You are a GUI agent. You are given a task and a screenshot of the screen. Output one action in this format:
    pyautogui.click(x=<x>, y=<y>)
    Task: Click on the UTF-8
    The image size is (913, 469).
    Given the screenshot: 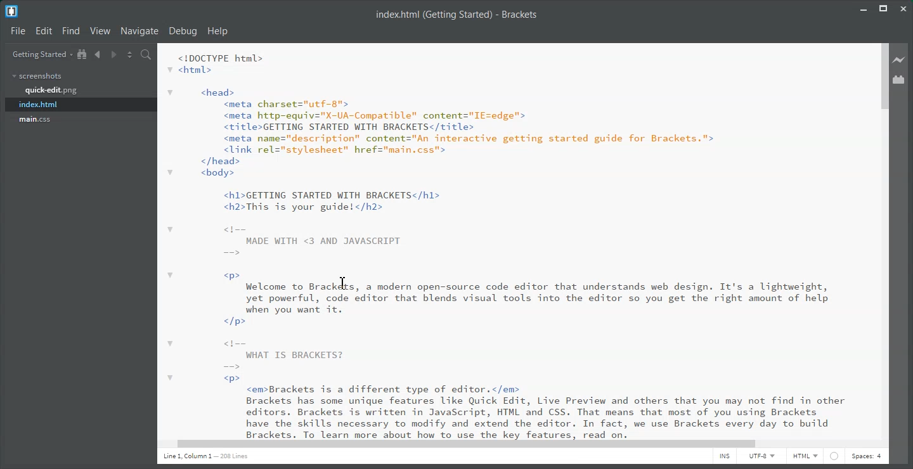 What is the action you would take?
    pyautogui.click(x=762, y=457)
    